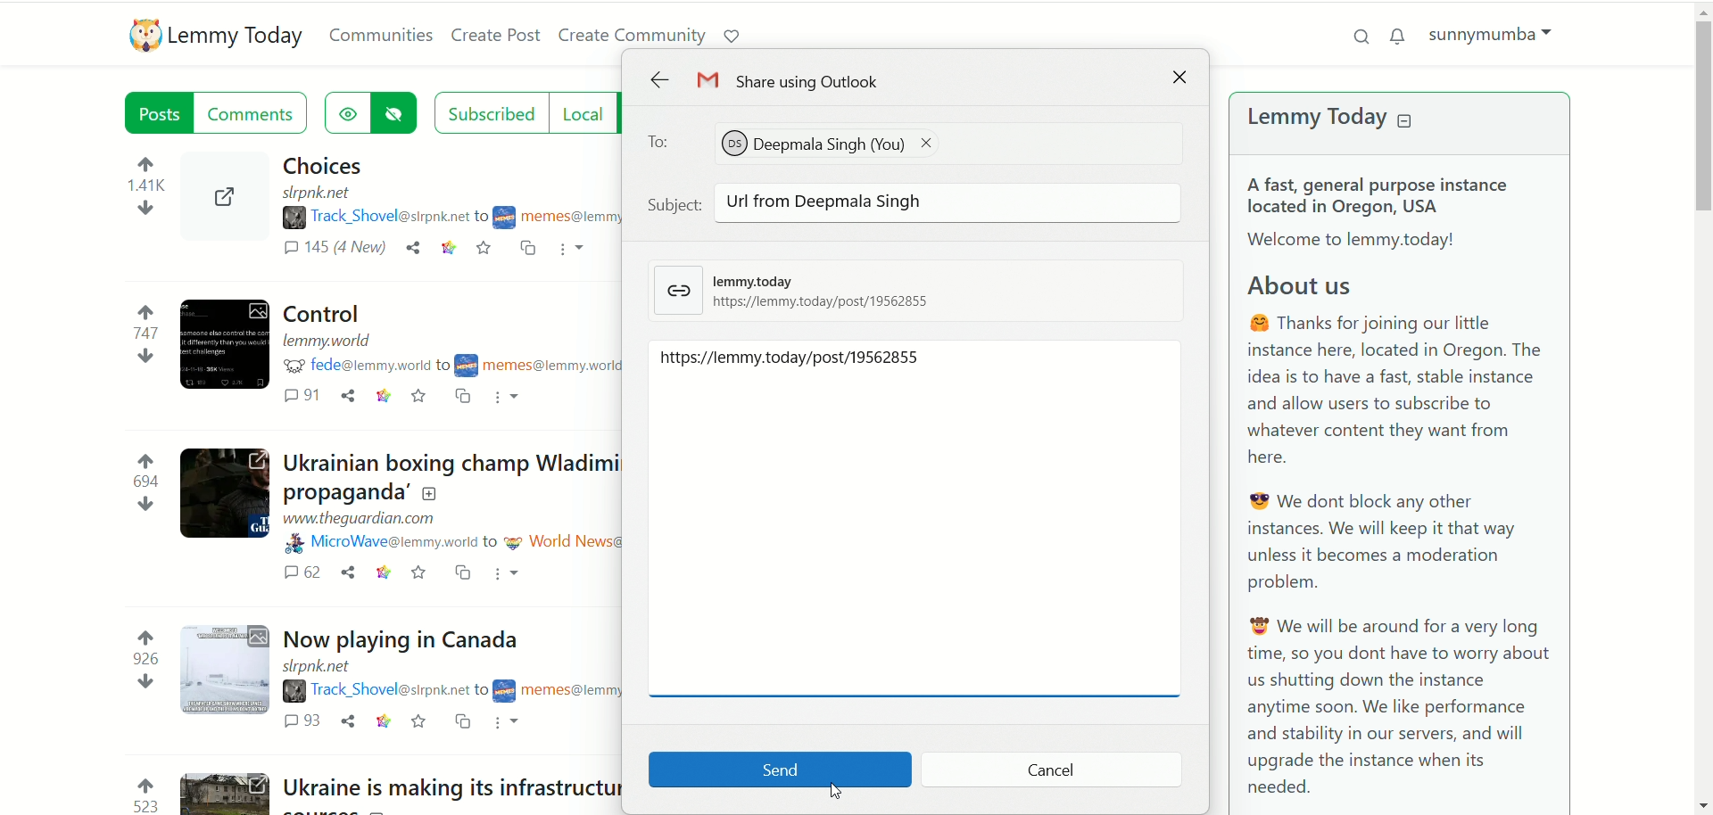 This screenshot has height=815, width=1713. What do you see at coordinates (840, 793) in the screenshot?
I see `pointer` at bounding box center [840, 793].